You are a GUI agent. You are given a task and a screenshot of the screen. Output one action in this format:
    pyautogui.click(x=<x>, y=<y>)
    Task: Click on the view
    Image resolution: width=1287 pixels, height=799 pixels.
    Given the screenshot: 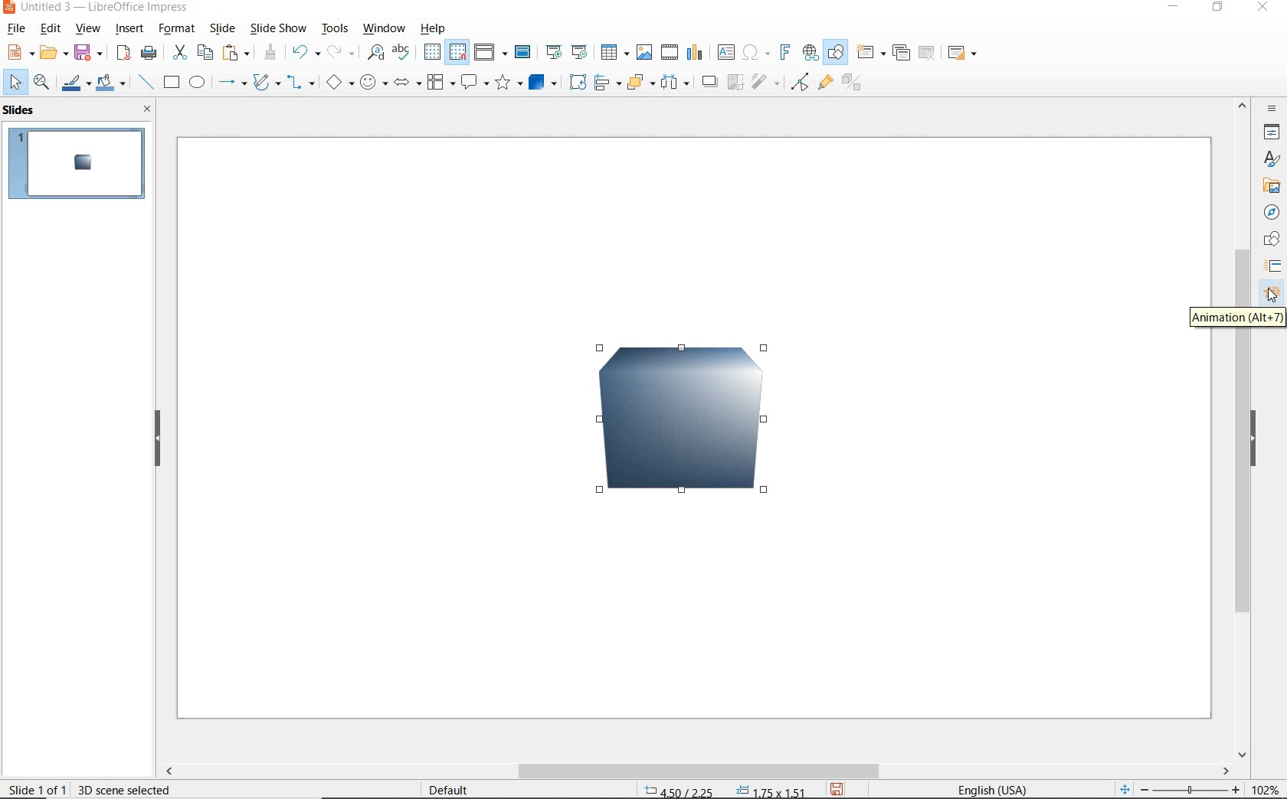 What is the action you would take?
    pyautogui.click(x=88, y=30)
    